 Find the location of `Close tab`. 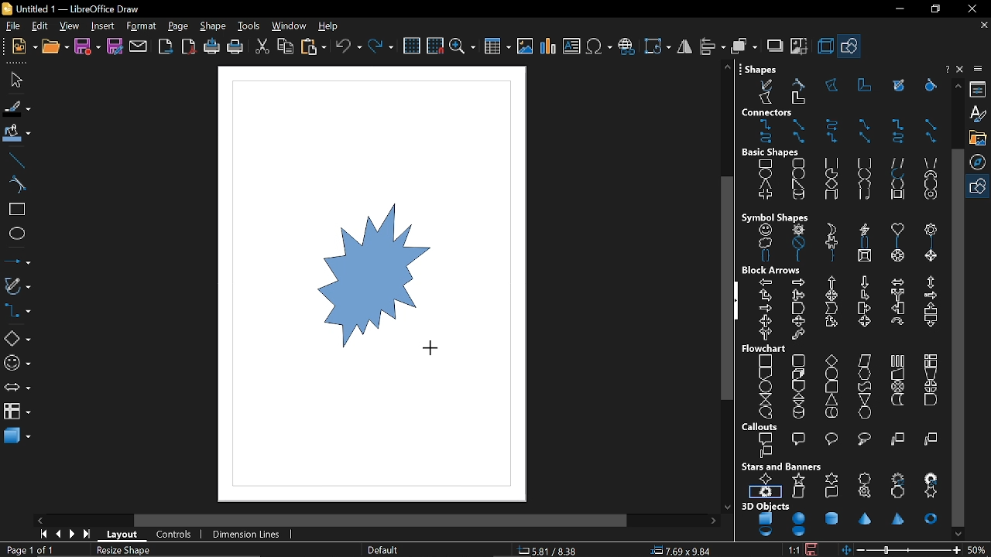

Close tab is located at coordinates (982, 24).